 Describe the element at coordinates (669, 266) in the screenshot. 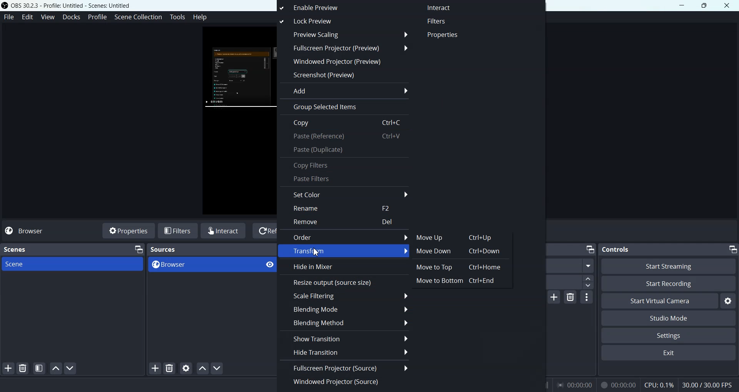

I see `Start Streaming` at that location.